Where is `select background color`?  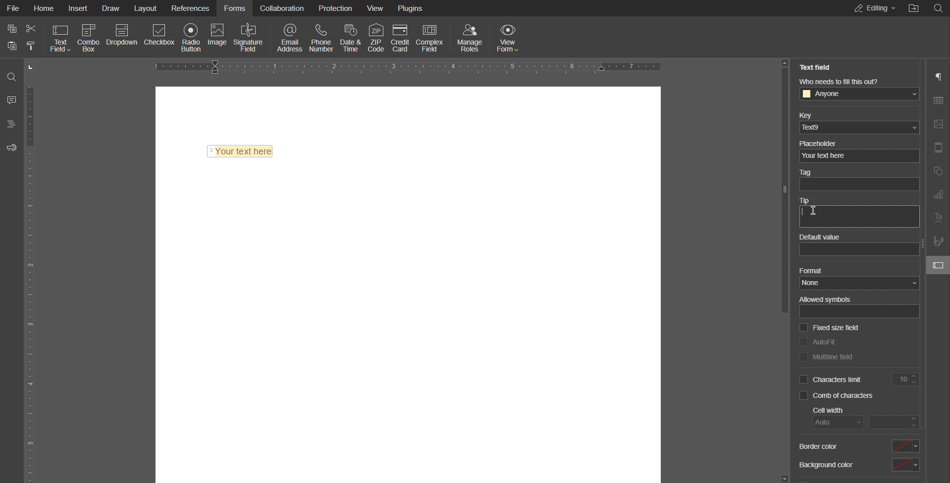
select background color is located at coordinates (906, 464).